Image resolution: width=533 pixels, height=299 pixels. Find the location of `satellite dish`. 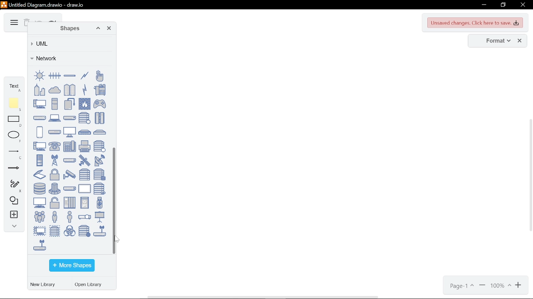

satellite dish is located at coordinates (100, 160).